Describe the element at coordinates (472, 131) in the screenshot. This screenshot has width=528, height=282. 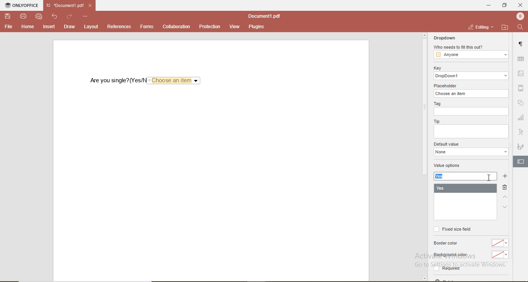
I see `empty box` at that location.